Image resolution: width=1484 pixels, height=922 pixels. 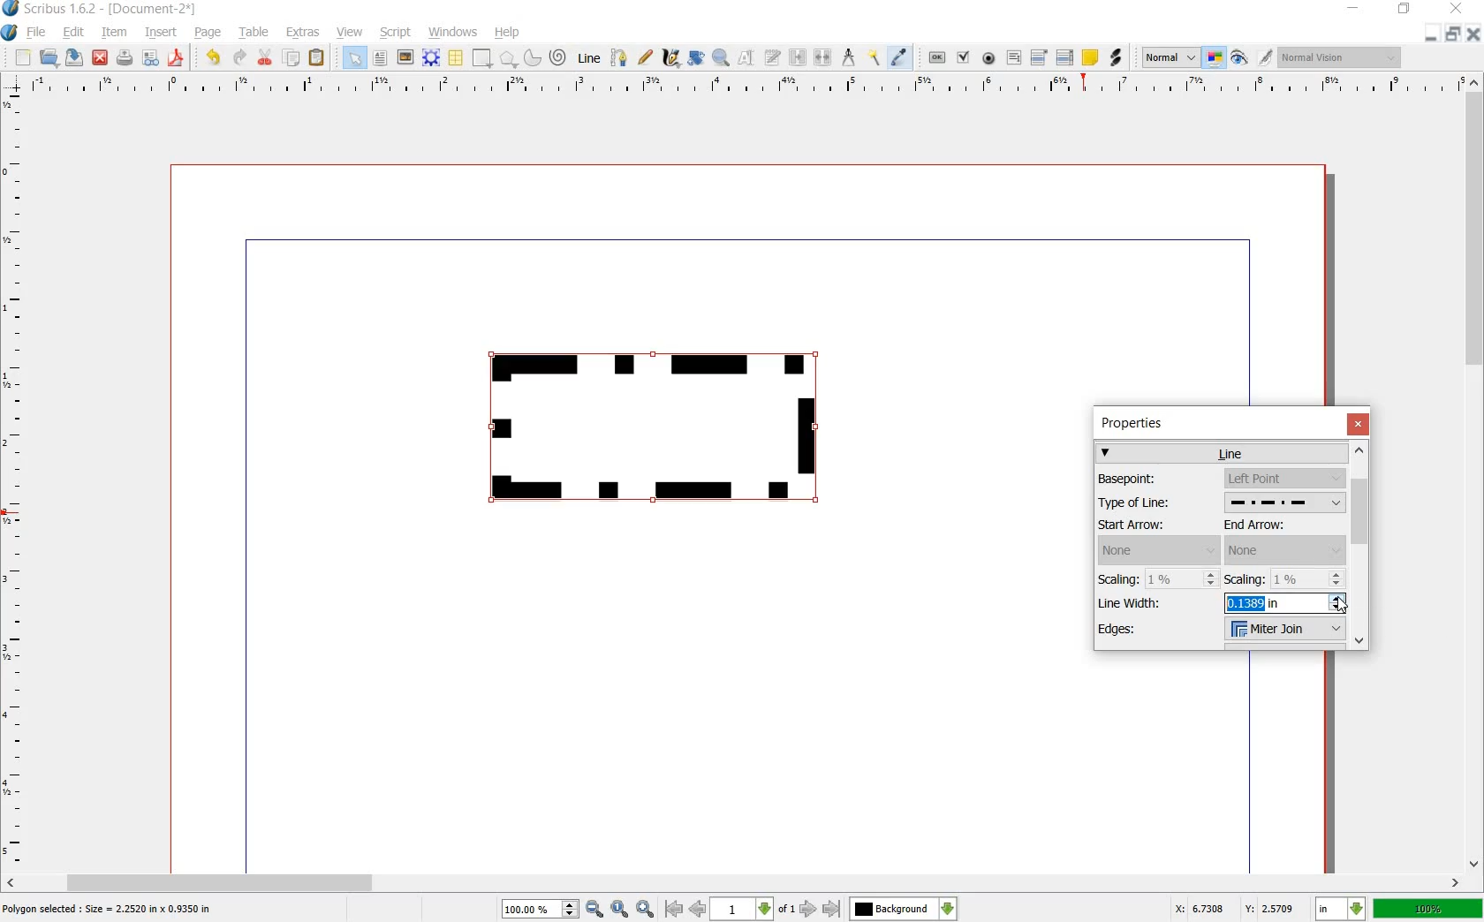 I want to click on IMAGE, so click(x=405, y=57).